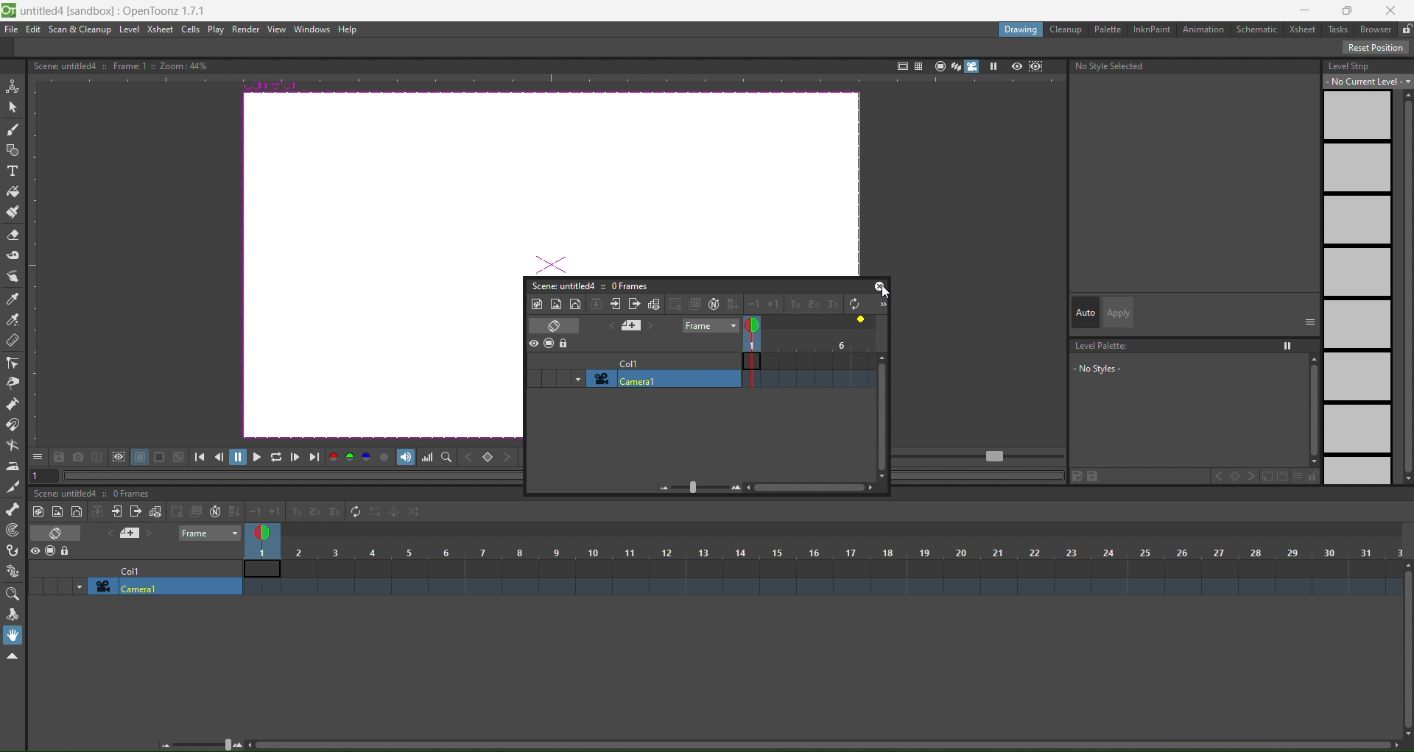 Image resolution: width=1414 pixels, height=752 pixels. I want to click on double click to toggle onion skin, so click(761, 325).